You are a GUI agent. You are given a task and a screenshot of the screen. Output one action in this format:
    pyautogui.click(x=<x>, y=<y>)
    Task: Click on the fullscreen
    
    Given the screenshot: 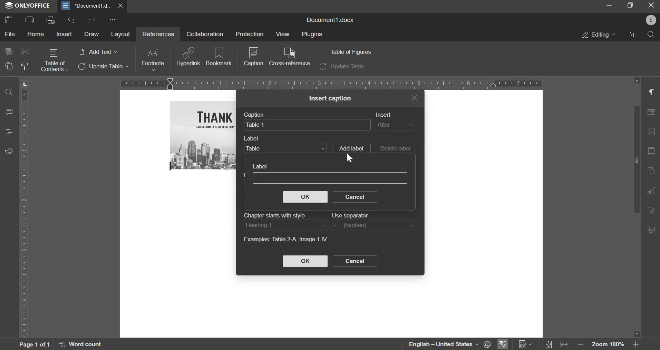 What is the action you would take?
    pyautogui.click(x=630, y=5)
    